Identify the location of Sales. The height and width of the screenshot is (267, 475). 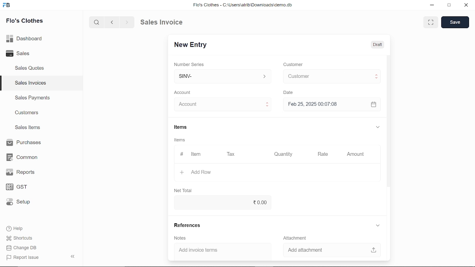
(21, 53).